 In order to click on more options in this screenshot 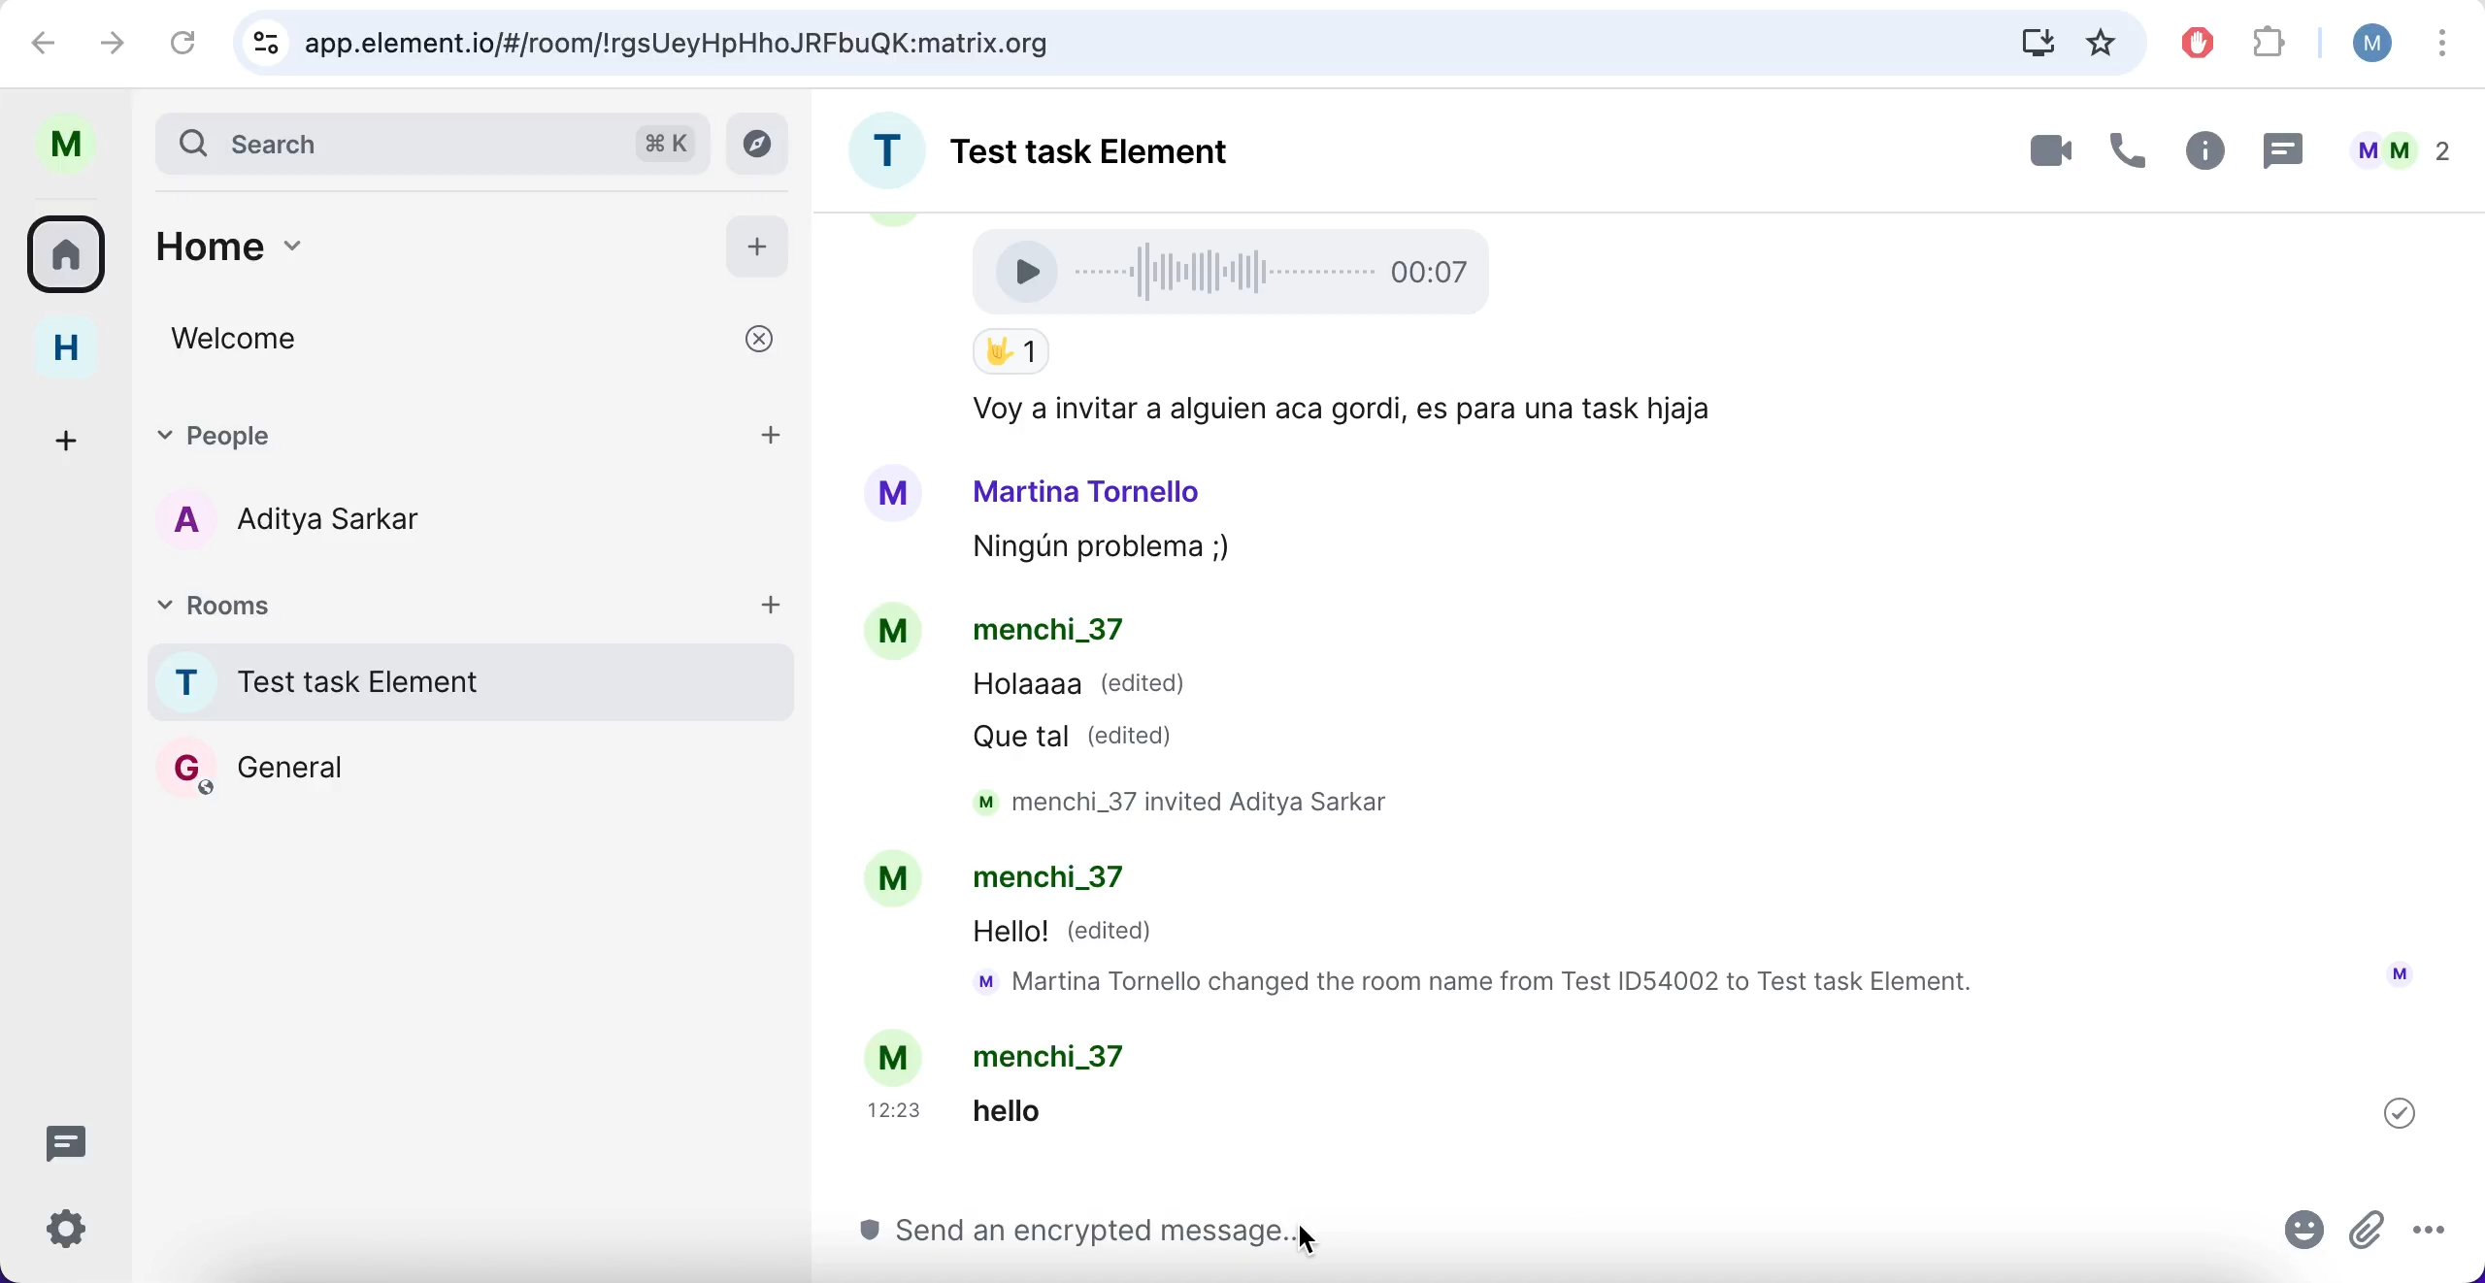, I will do `click(2425, 1232)`.